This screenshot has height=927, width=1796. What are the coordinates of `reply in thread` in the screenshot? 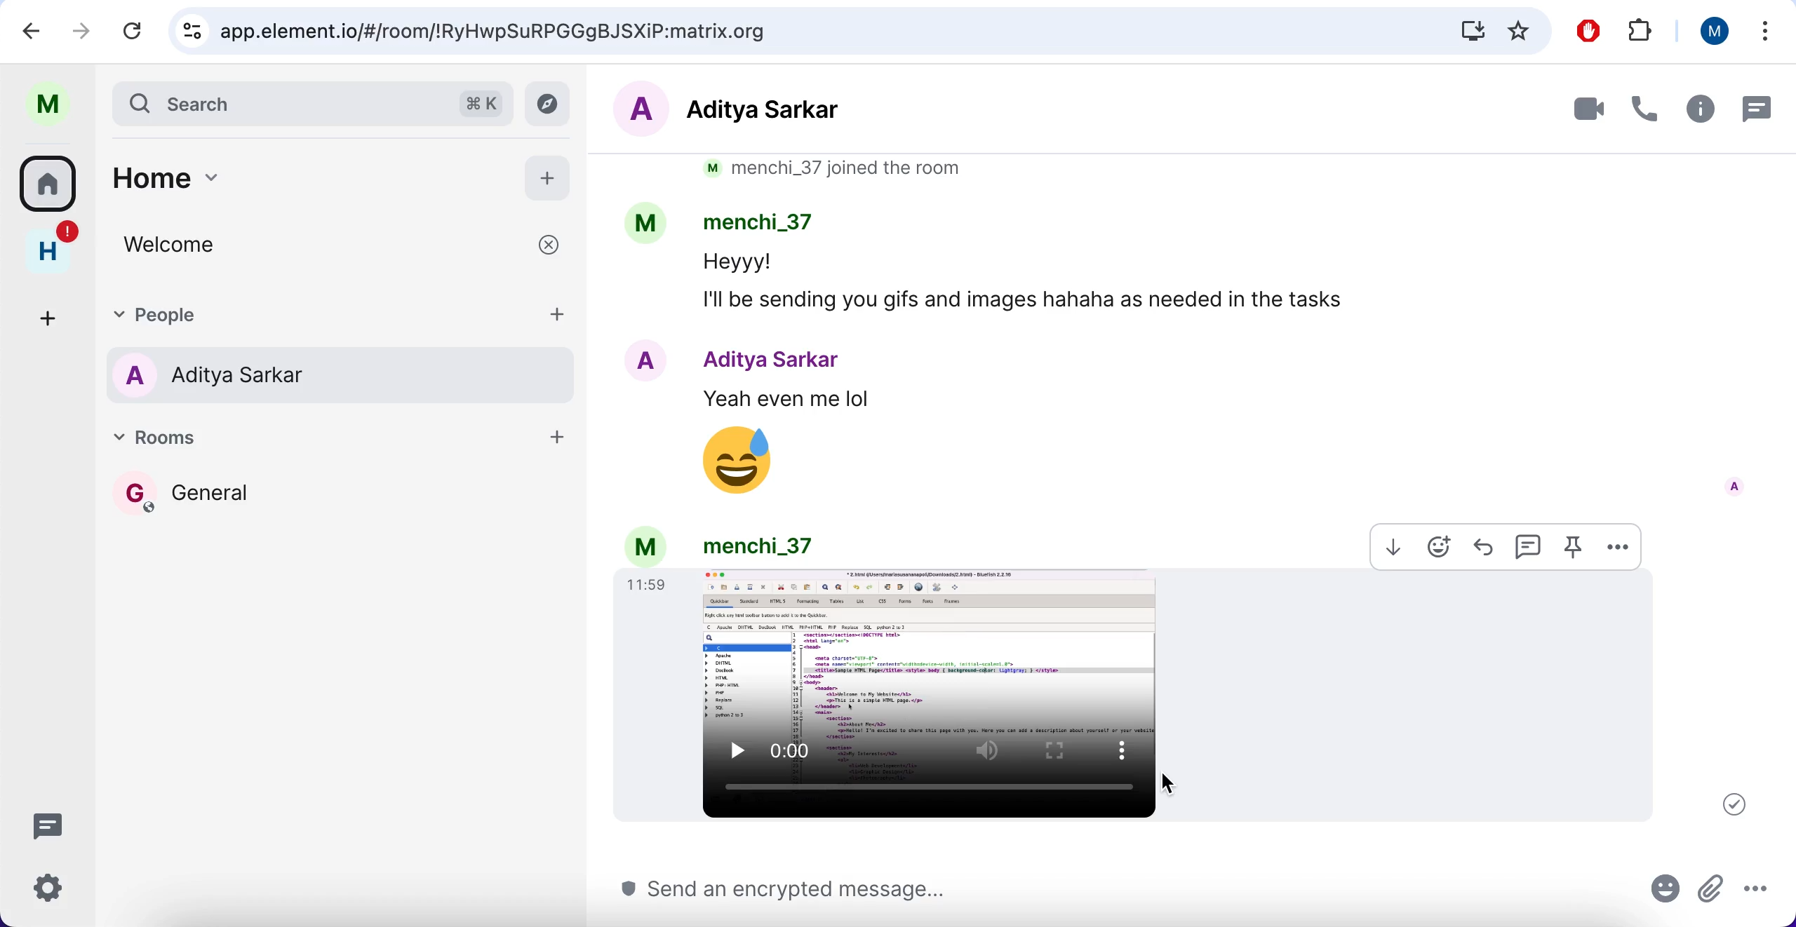 It's located at (1524, 547).